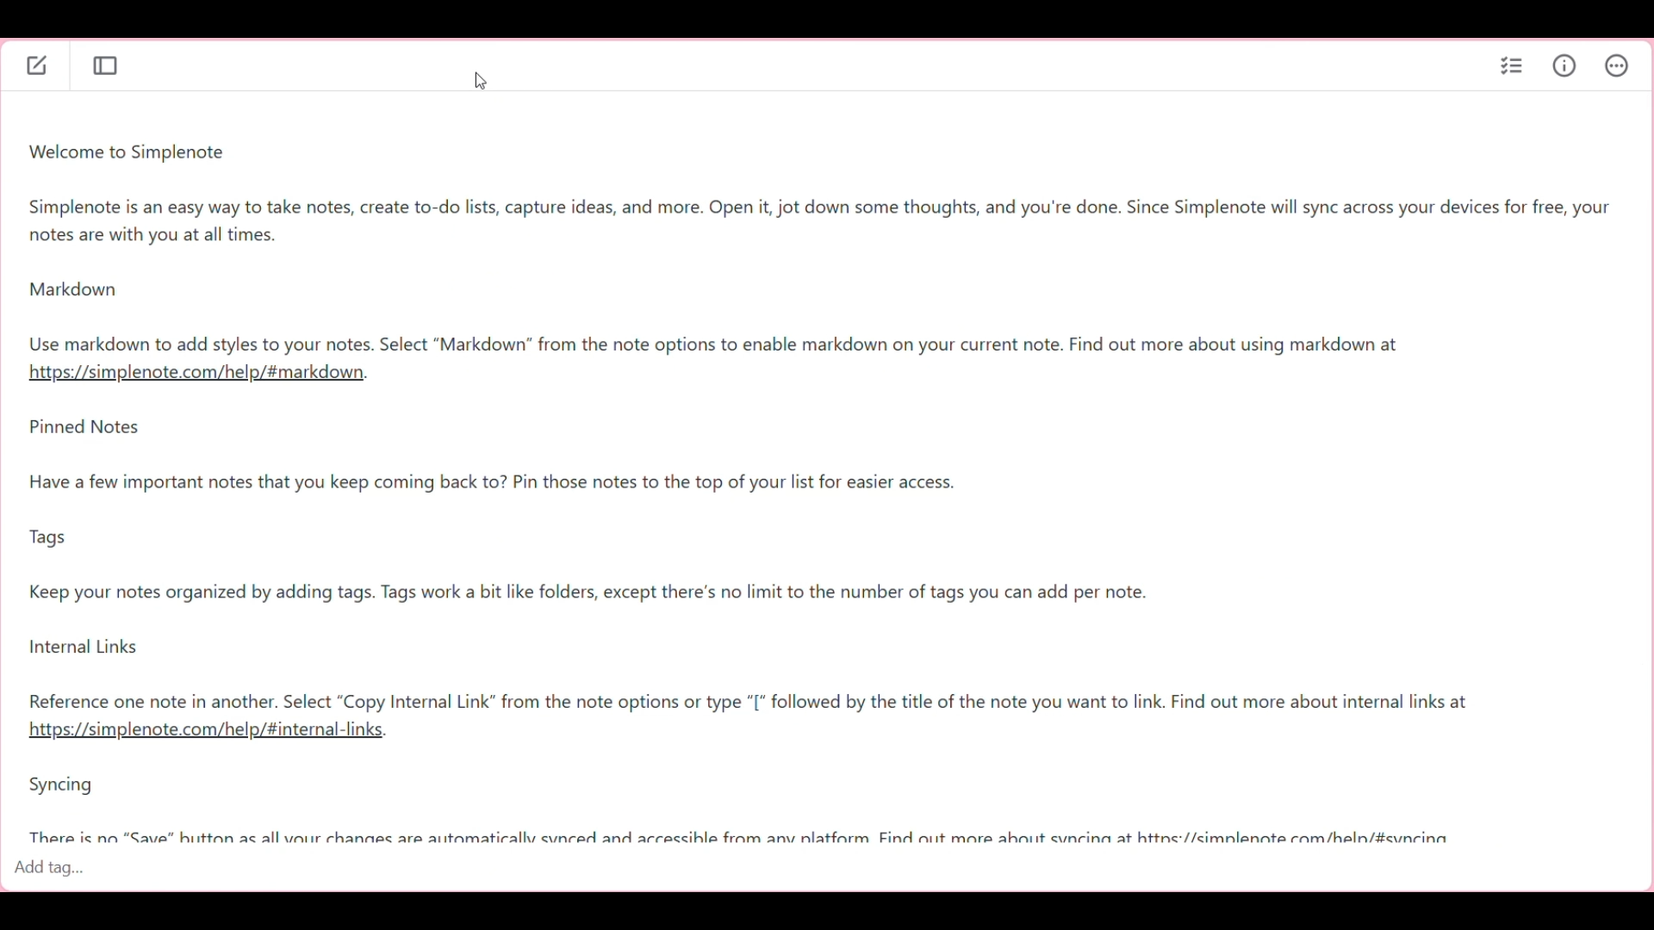 This screenshot has height=930, width=1654. I want to click on Syncing, so click(808, 808).